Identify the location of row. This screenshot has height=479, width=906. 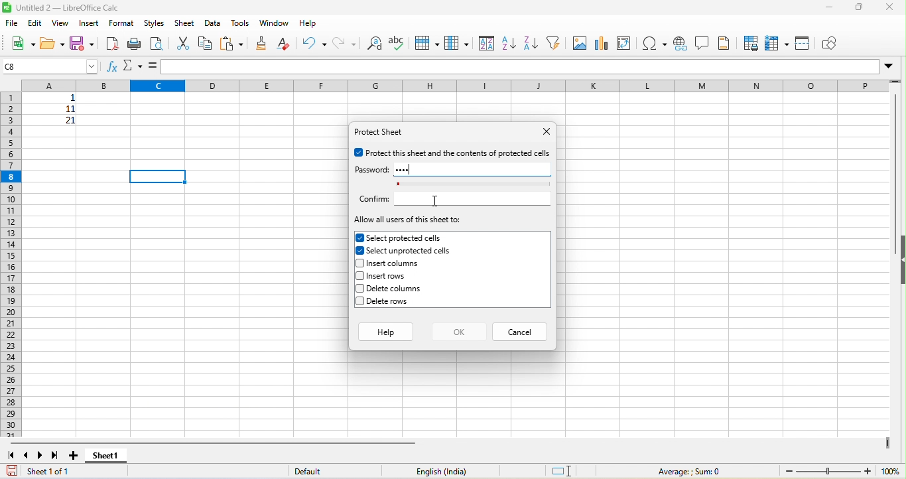
(426, 42).